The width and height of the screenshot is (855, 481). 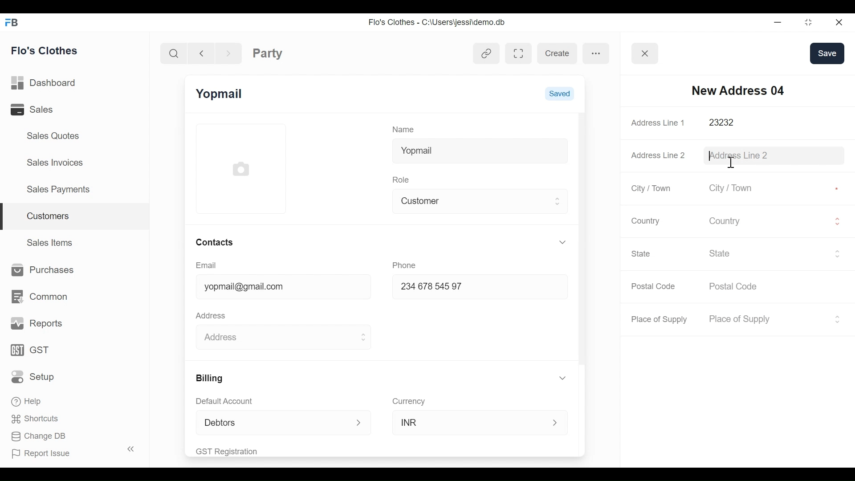 What do you see at coordinates (46, 83) in the screenshot?
I see `Dashboard` at bounding box center [46, 83].